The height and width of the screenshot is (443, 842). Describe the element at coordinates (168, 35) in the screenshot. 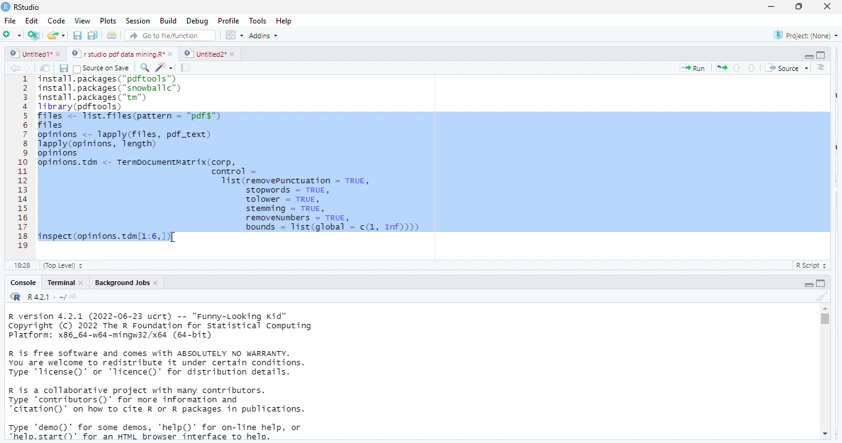

I see `go to file /function` at that location.